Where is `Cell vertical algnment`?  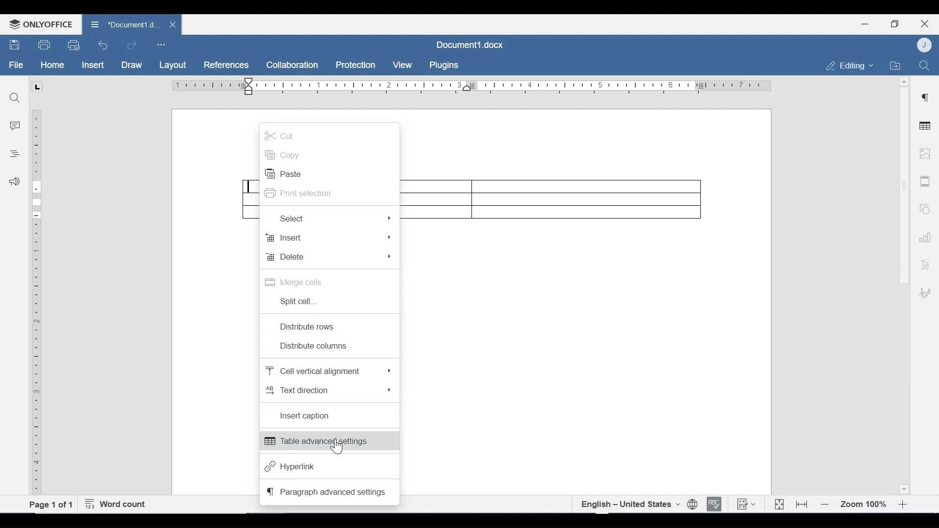
Cell vertical algnment is located at coordinates (327, 371).